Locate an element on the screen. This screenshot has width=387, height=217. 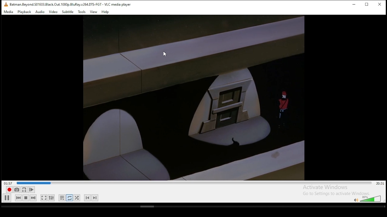
help is located at coordinates (106, 12).